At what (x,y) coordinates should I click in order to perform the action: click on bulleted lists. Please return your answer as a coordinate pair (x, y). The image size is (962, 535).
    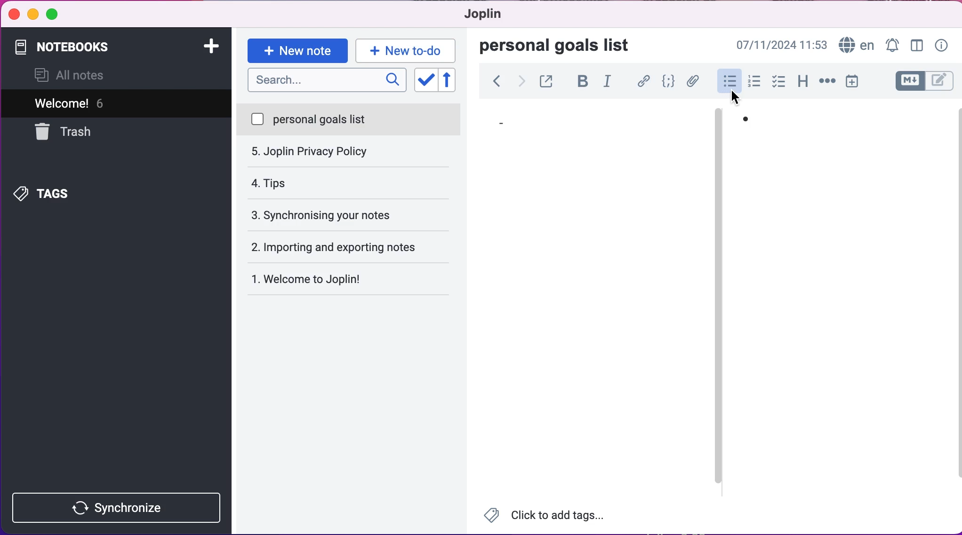
    Looking at the image, I should click on (728, 84).